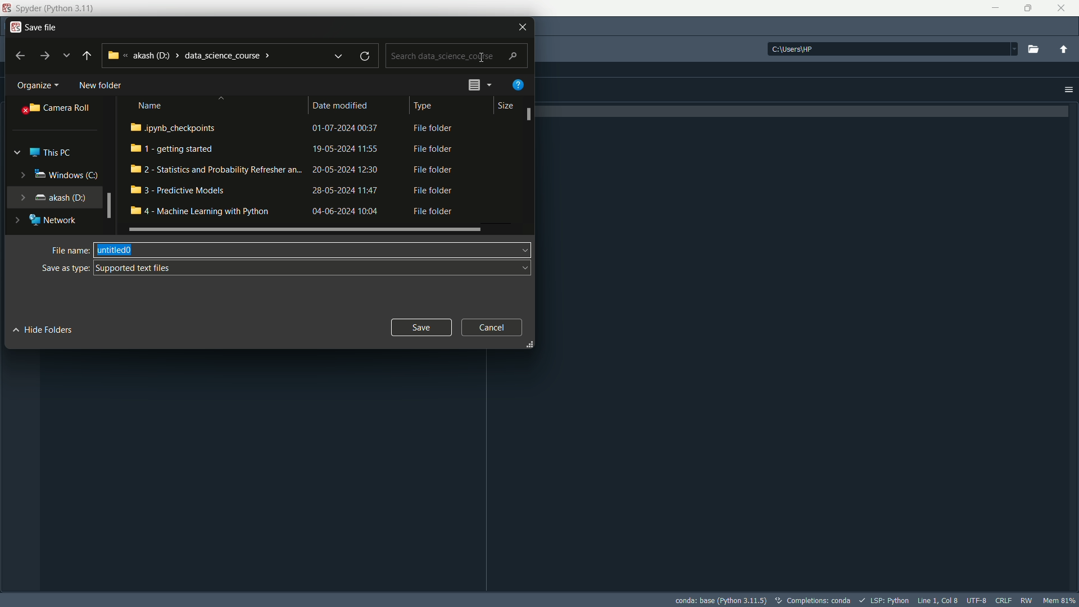 This screenshot has width=1079, height=607. What do you see at coordinates (208, 171) in the screenshot?
I see `Hl 2 - Statistics and Probability Refresher ar` at bounding box center [208, 171].